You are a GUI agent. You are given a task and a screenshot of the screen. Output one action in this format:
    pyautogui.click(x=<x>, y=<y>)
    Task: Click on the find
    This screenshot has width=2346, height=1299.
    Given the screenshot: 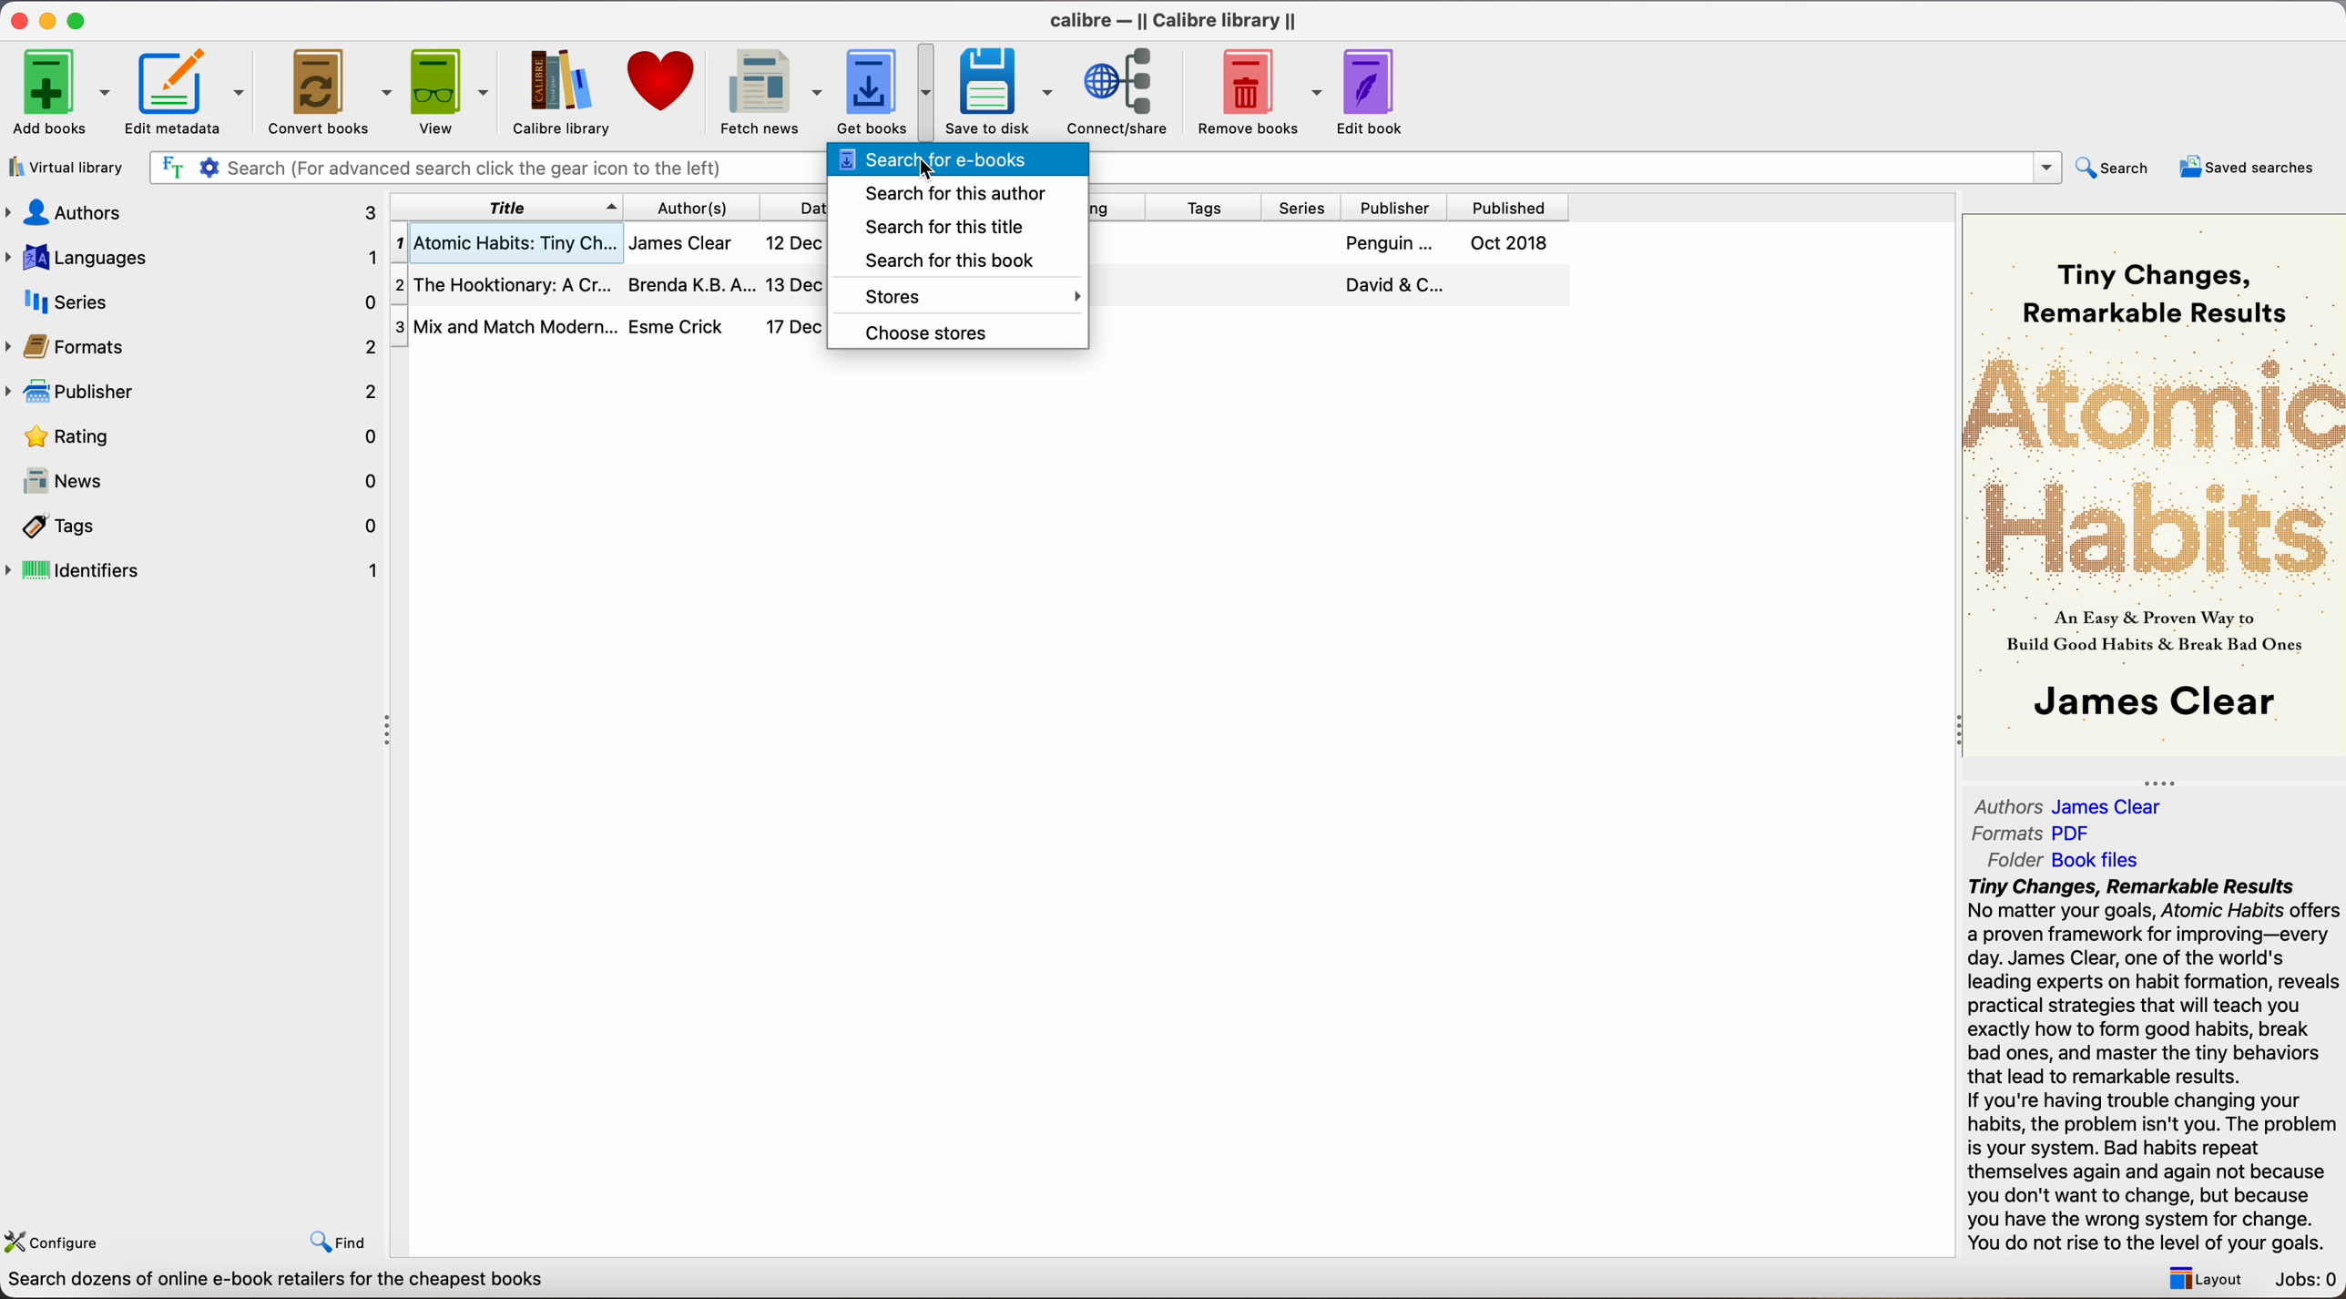 What is the action you would take?
    pyautogui.click(x=339, y=1242)
    